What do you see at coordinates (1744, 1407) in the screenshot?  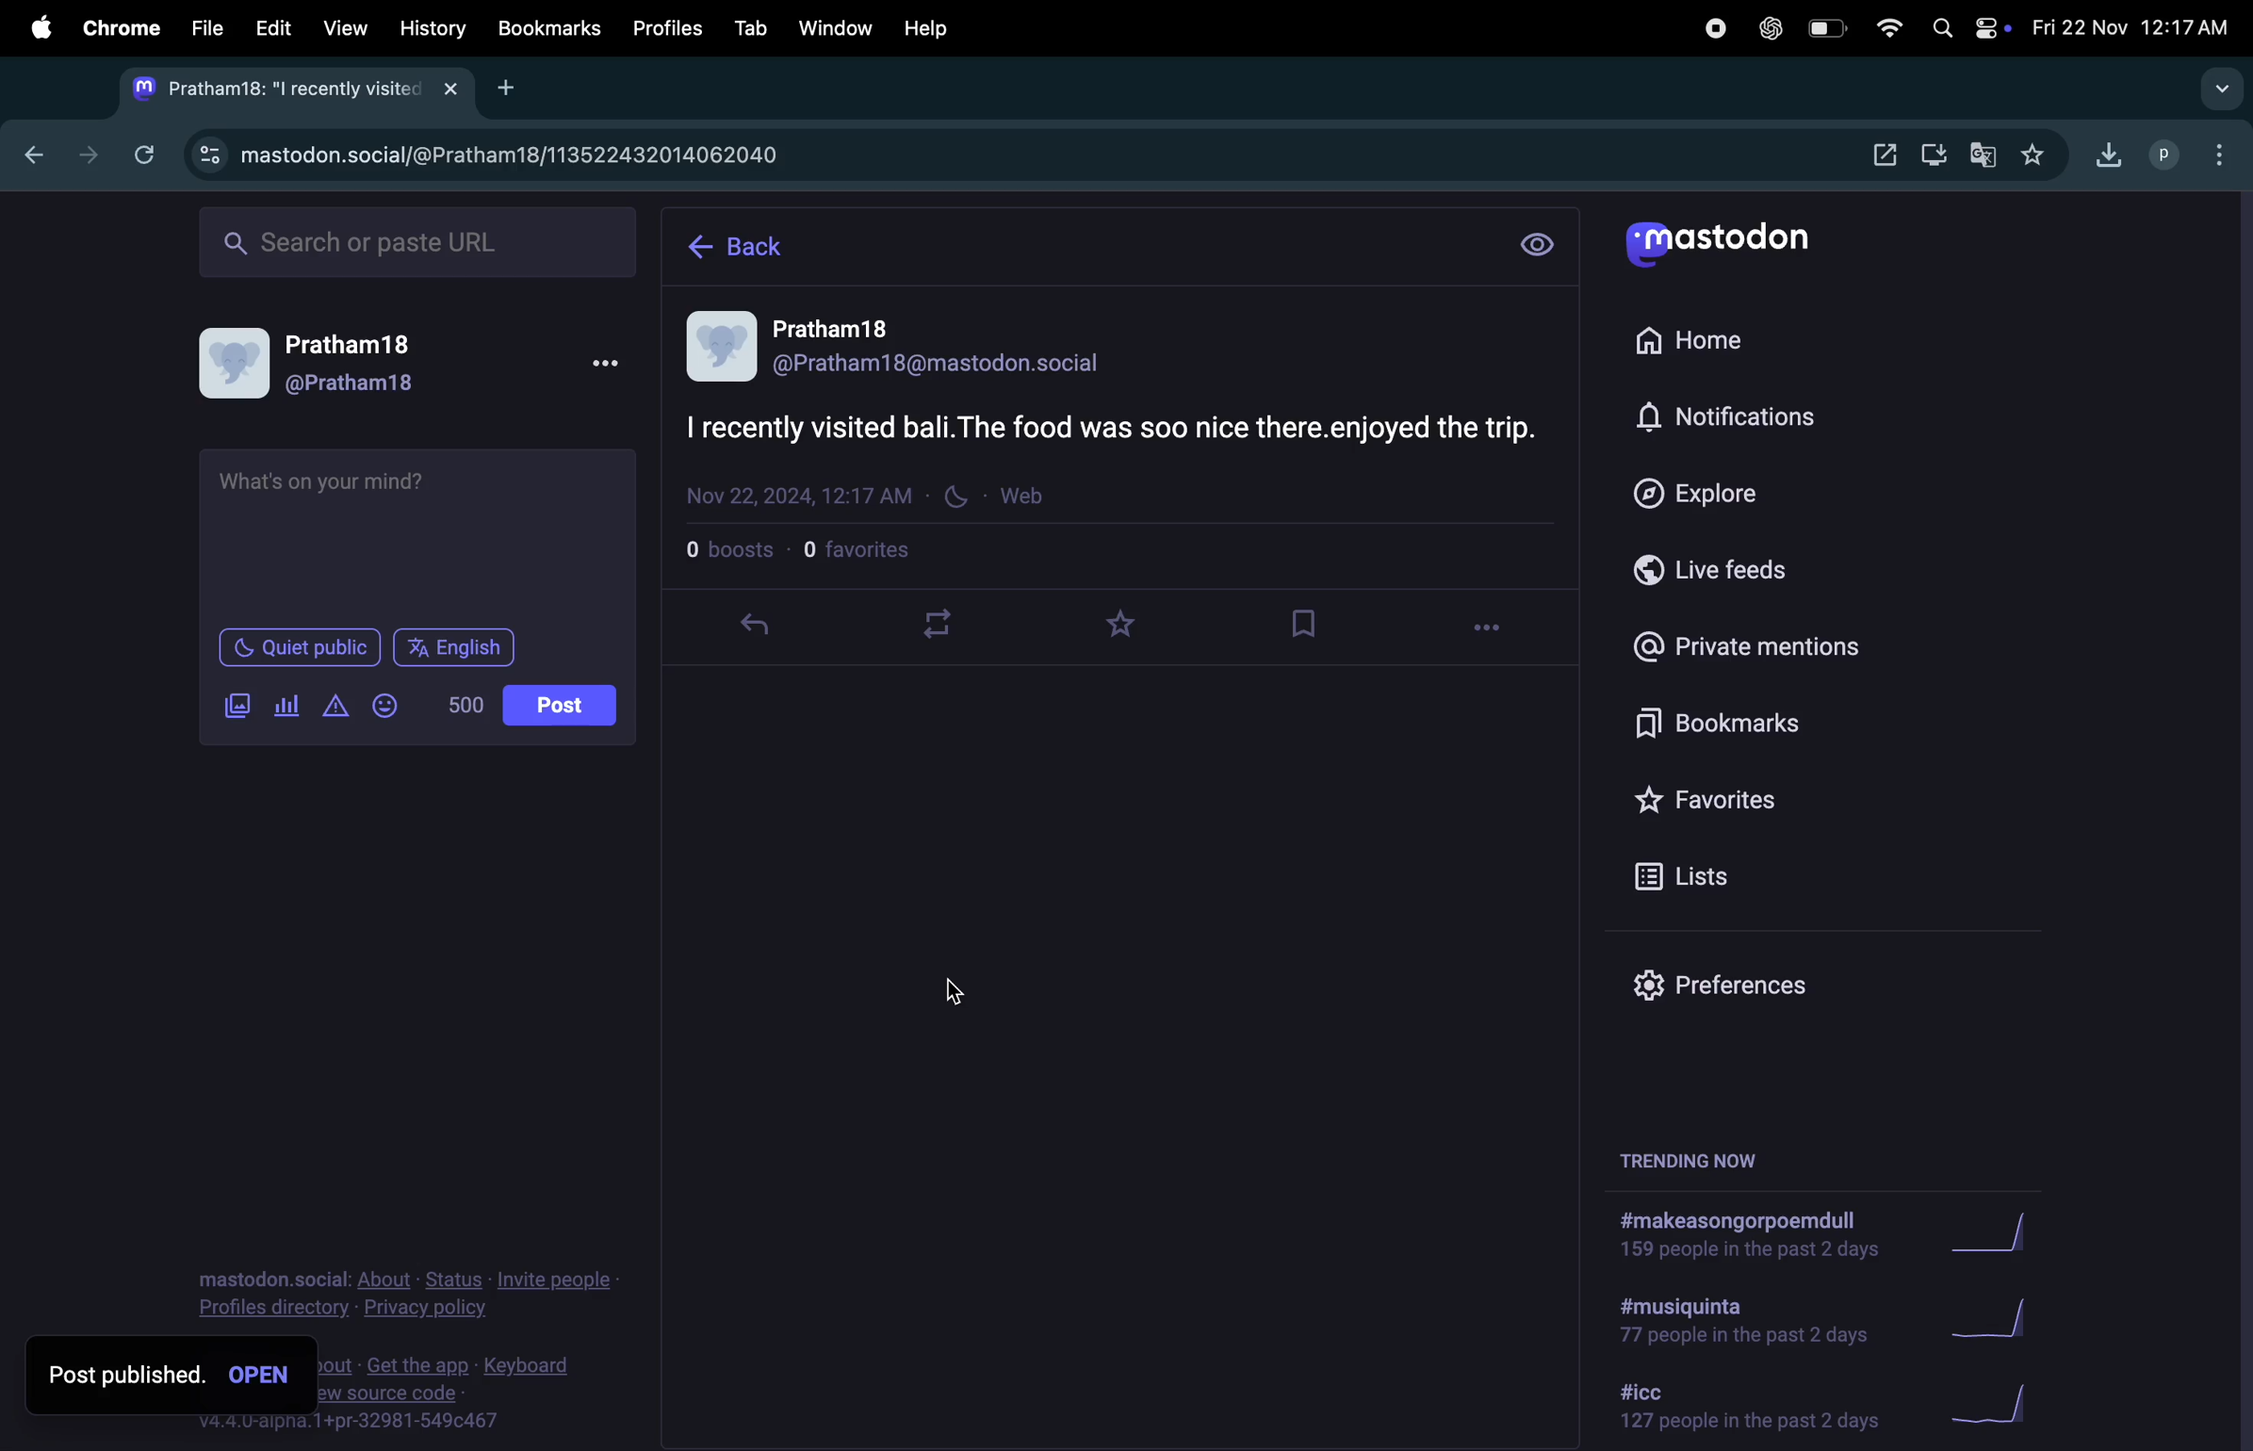 I see `hashtag` at bounding box center [1744, 1407].